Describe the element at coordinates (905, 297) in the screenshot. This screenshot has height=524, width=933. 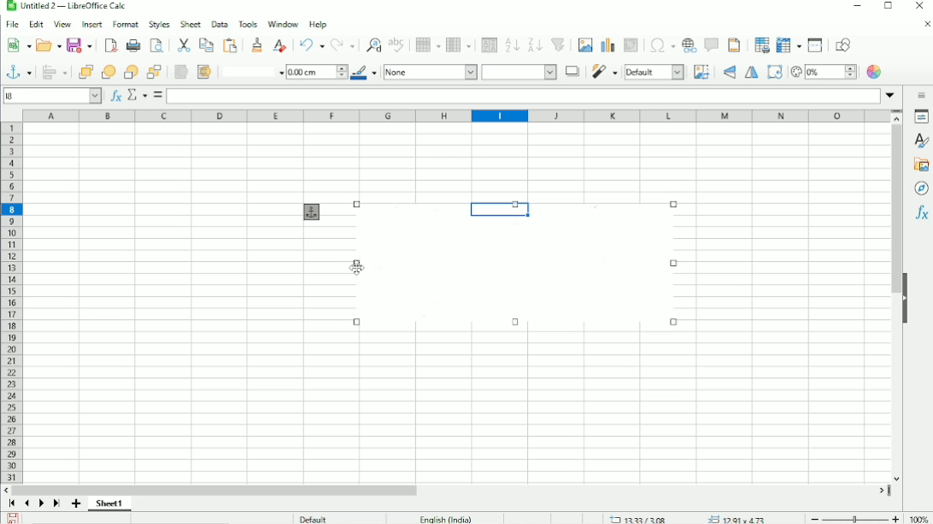
I see `Show` at that location.